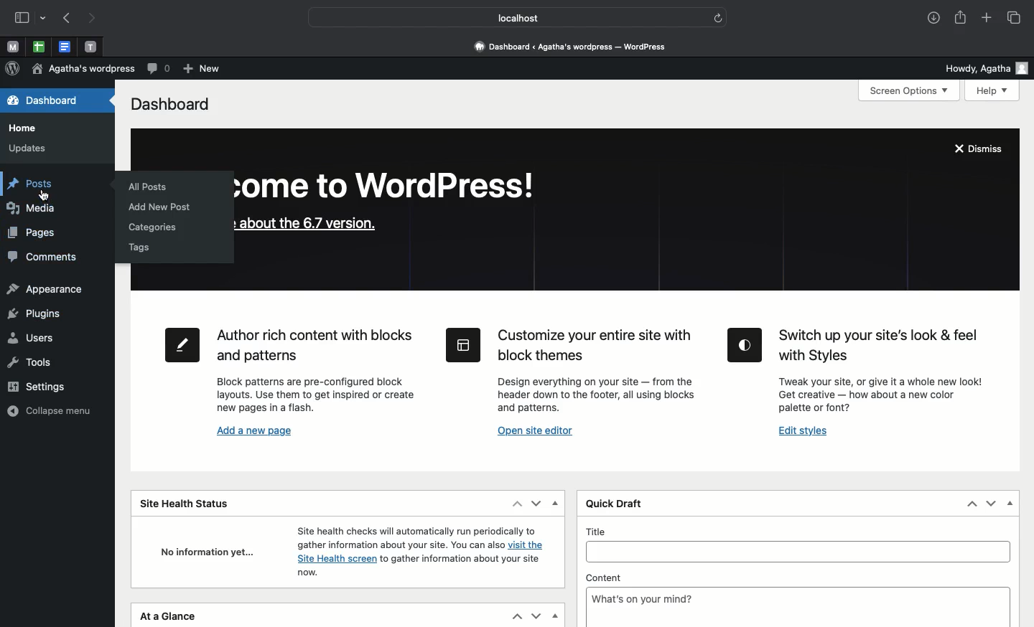  Describe the element at coordinates (973, 504) in the screenshot. I see `Up` at that location.